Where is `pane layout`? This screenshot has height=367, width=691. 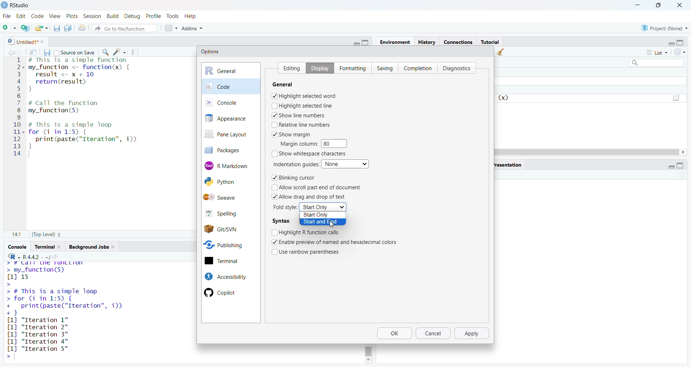
pane layout is located at coordinates (228, 135).